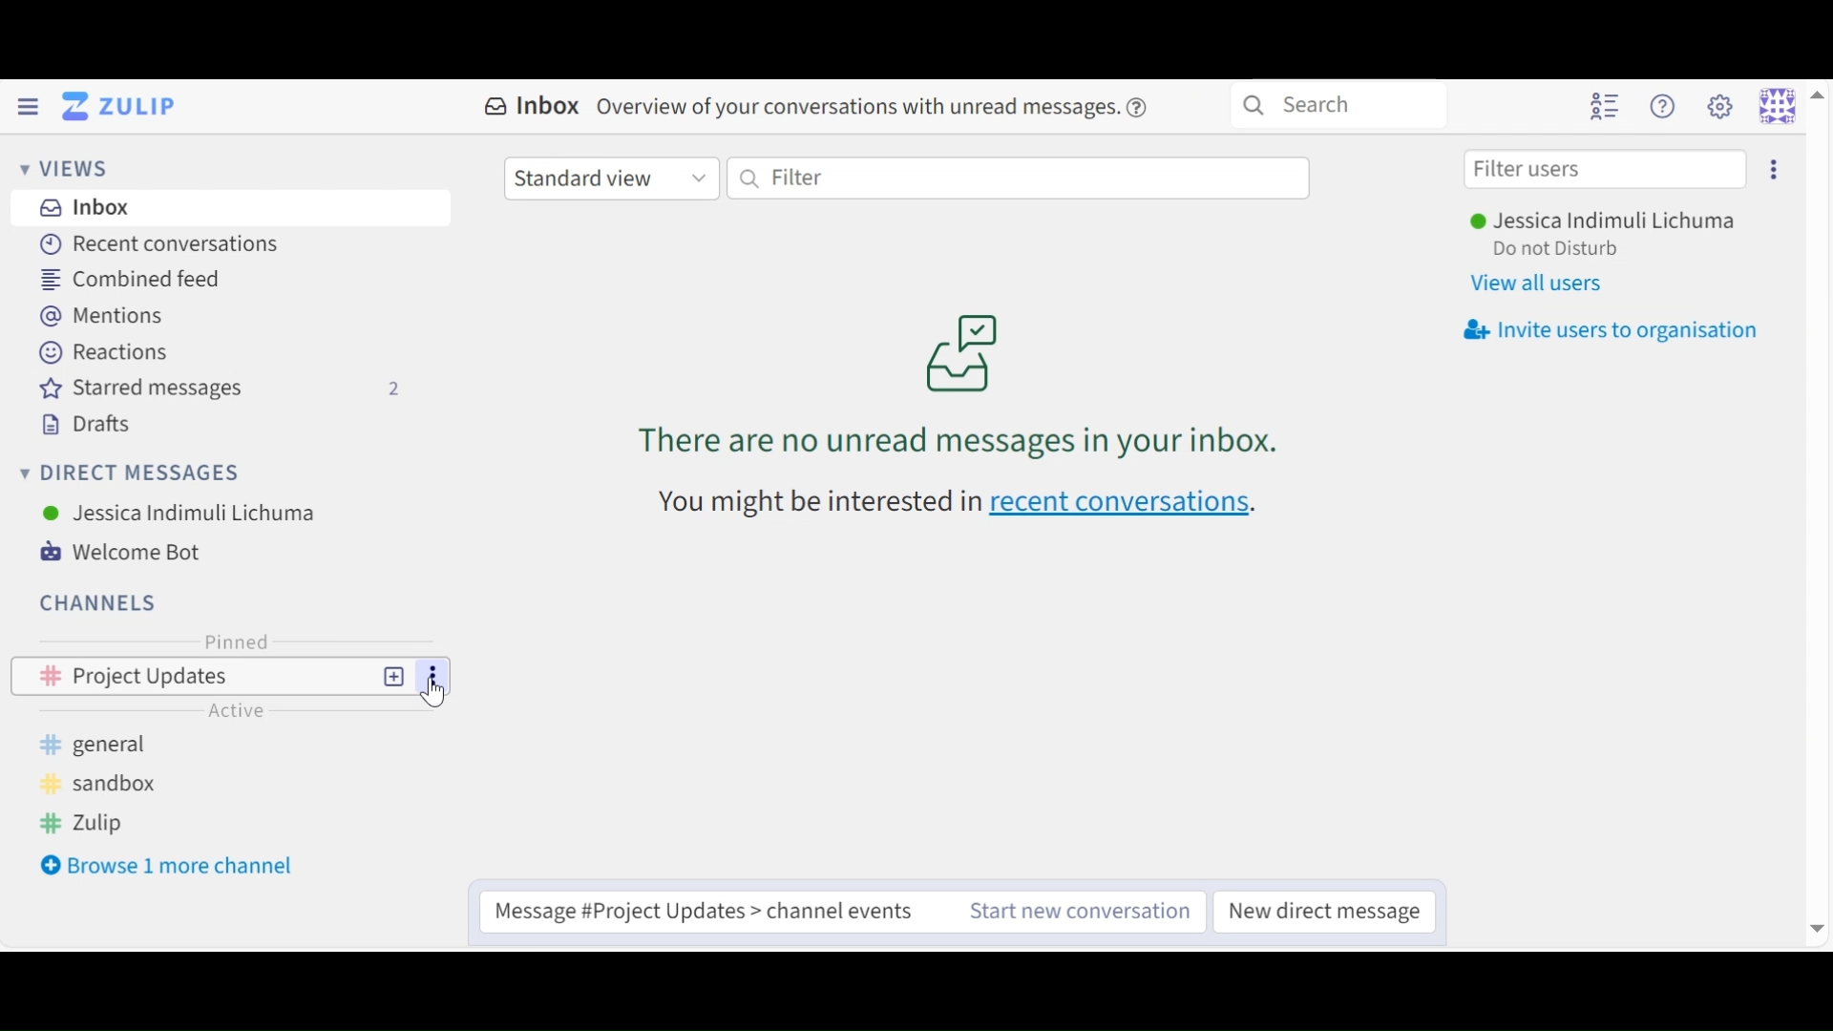 This screenshot has height=1031, width=1833. What do you see at coordinates (526, 106) in the screenshot?
I see `Inbox` at bounding box center [526, 106].